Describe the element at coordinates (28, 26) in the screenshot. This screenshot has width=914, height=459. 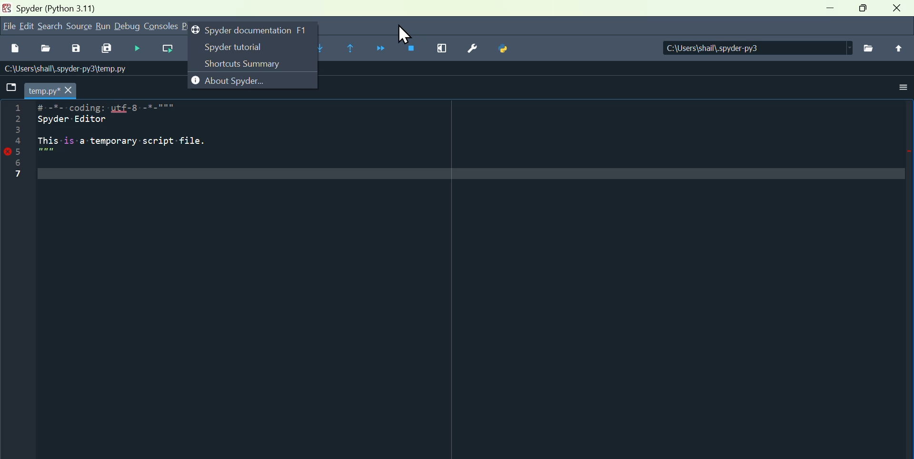
I see `Edit` at that location.